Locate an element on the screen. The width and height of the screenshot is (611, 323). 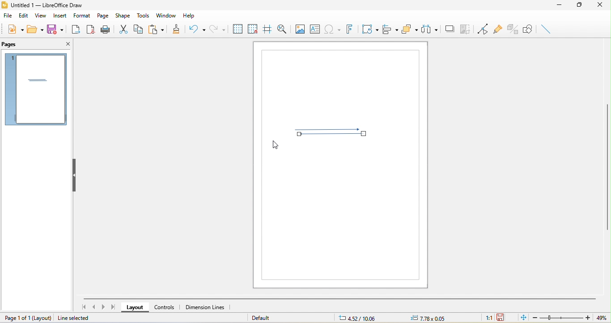
insert is located at coordinates (58, 17).